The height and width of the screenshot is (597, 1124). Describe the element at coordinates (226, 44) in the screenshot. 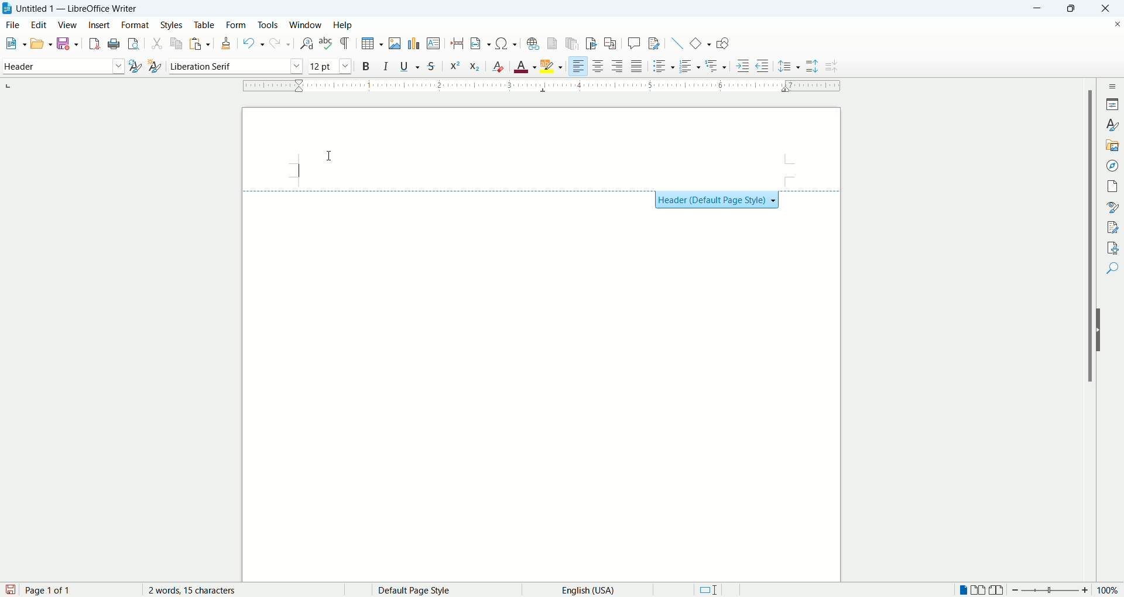

I see `clone formatting` at that location.